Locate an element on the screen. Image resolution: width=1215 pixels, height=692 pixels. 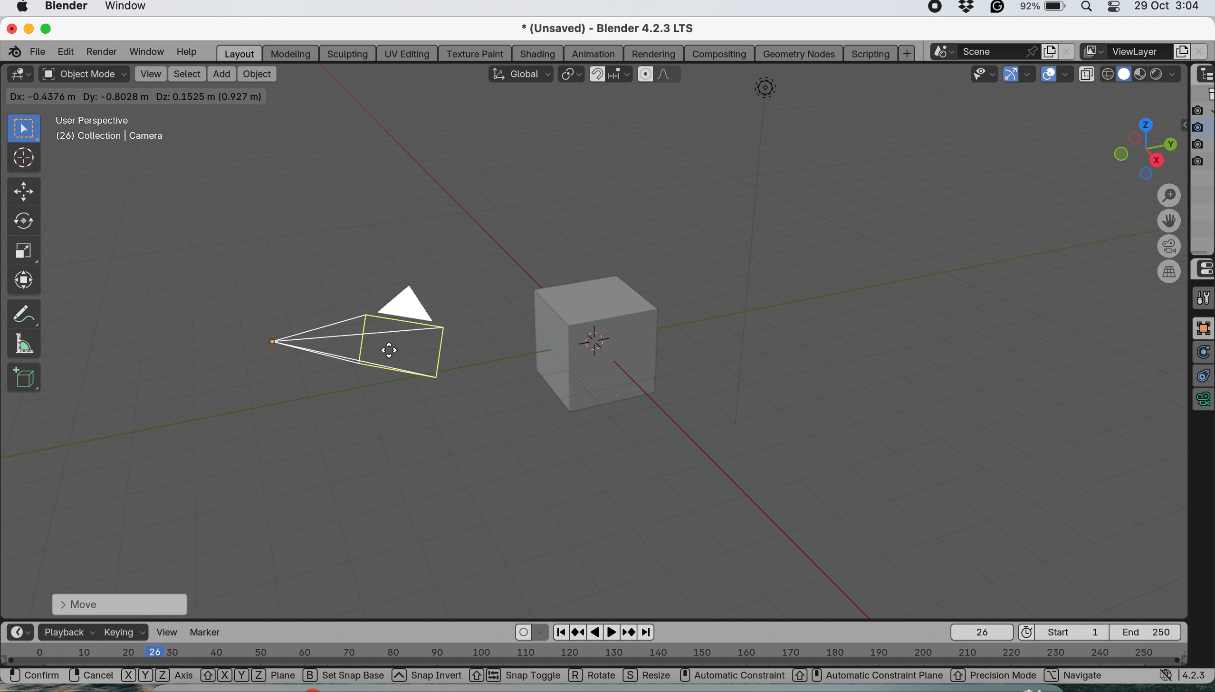
window is located at coordinates (131, 8).